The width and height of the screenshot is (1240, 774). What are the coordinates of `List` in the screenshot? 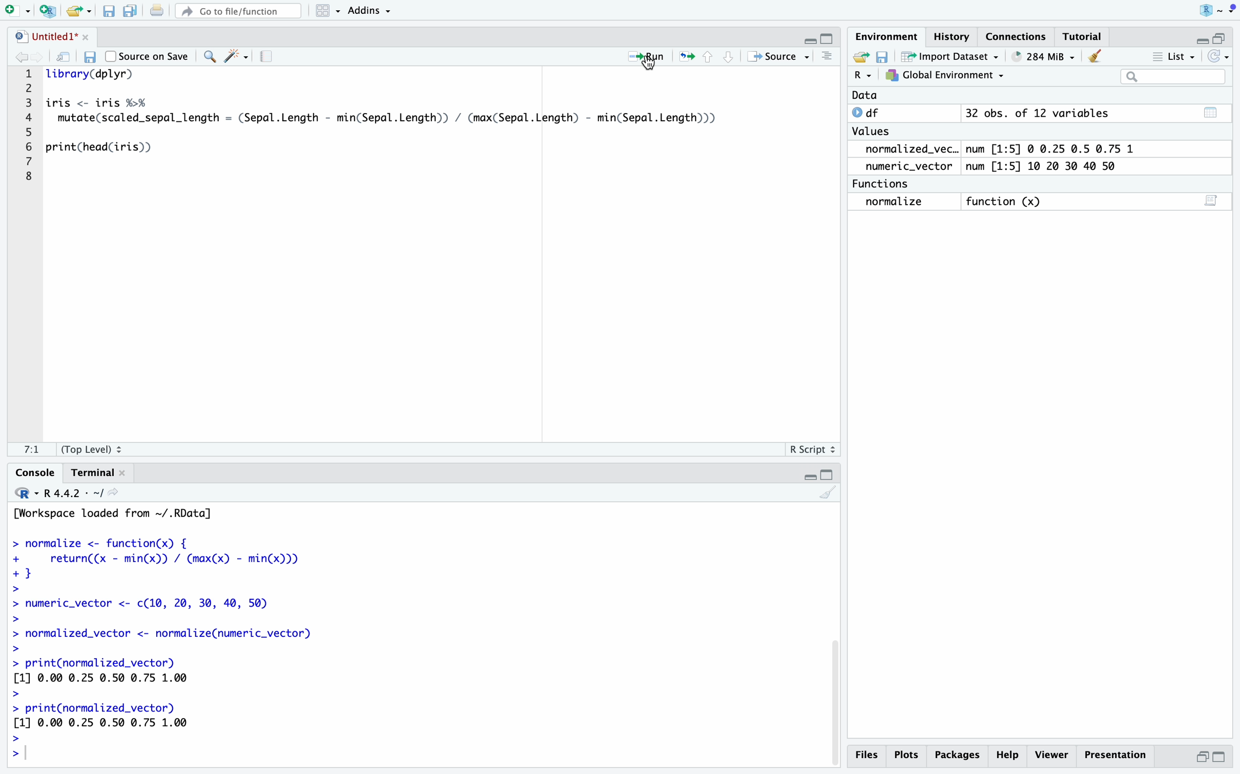 It's located at (1176, 58).